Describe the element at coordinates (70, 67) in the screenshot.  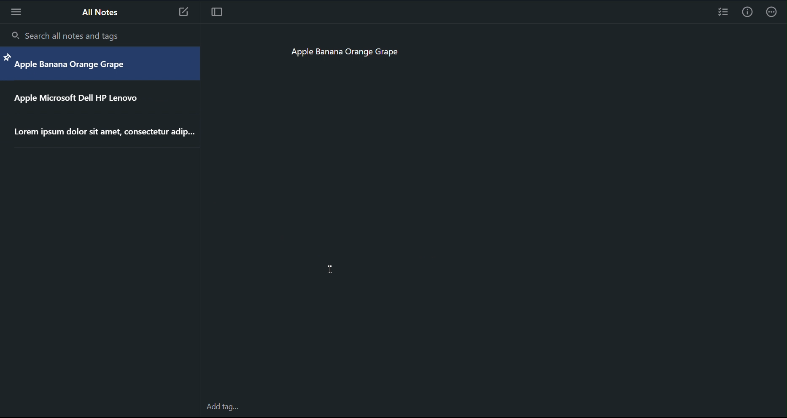
I see `apple Banana Orange Grape` at that location.